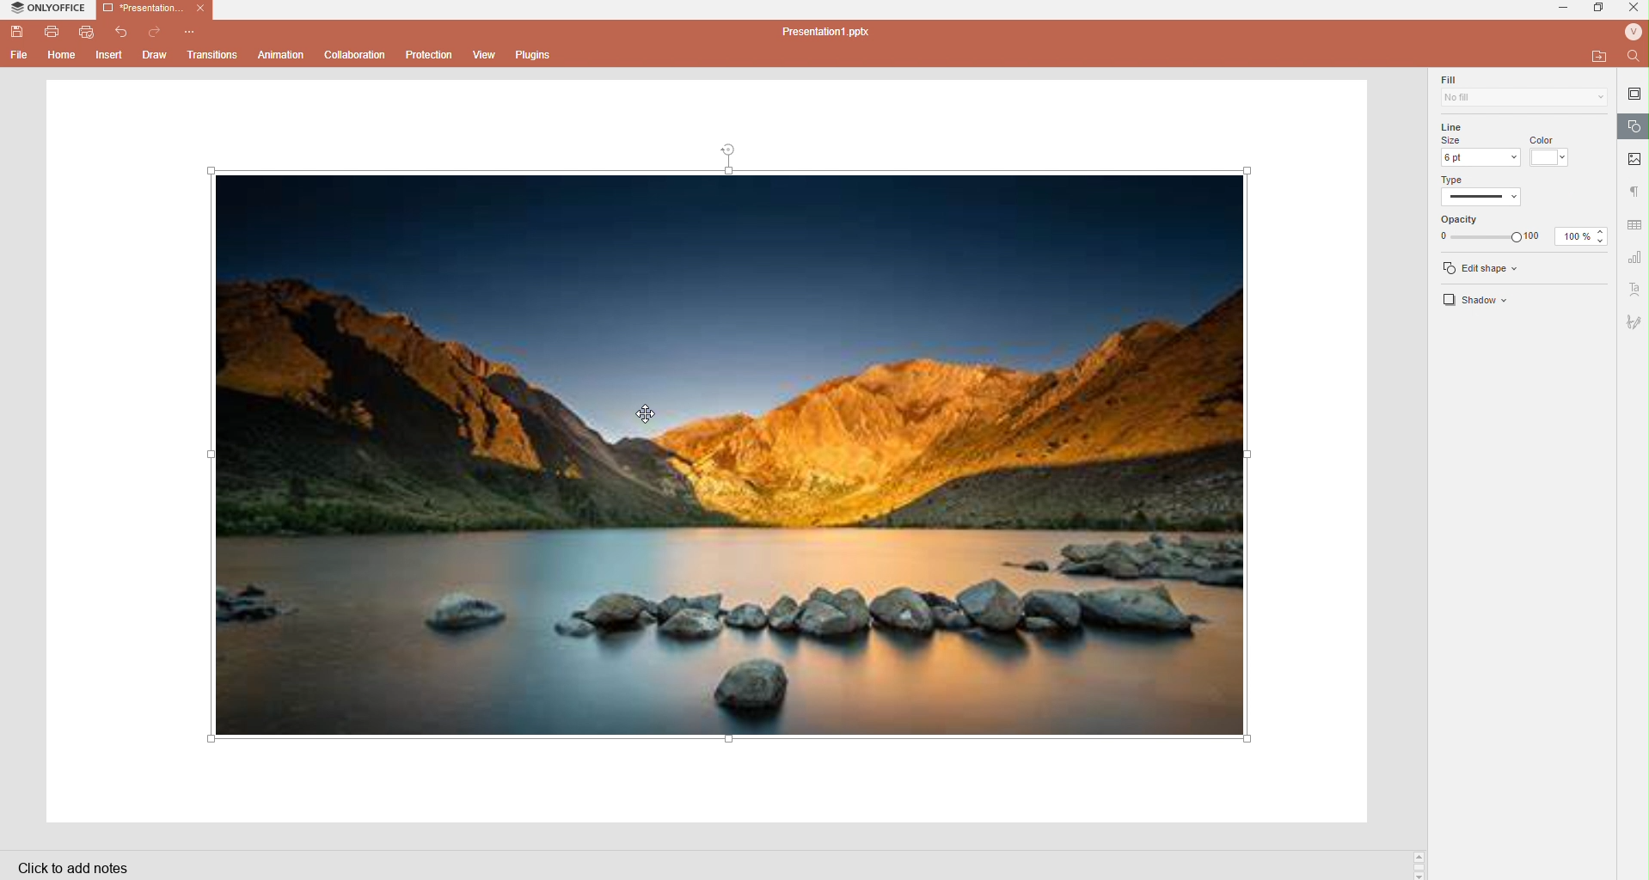 The width and height of the screenshot is (1649, 880). I want to click on Slide settings, so click(1635, 94).